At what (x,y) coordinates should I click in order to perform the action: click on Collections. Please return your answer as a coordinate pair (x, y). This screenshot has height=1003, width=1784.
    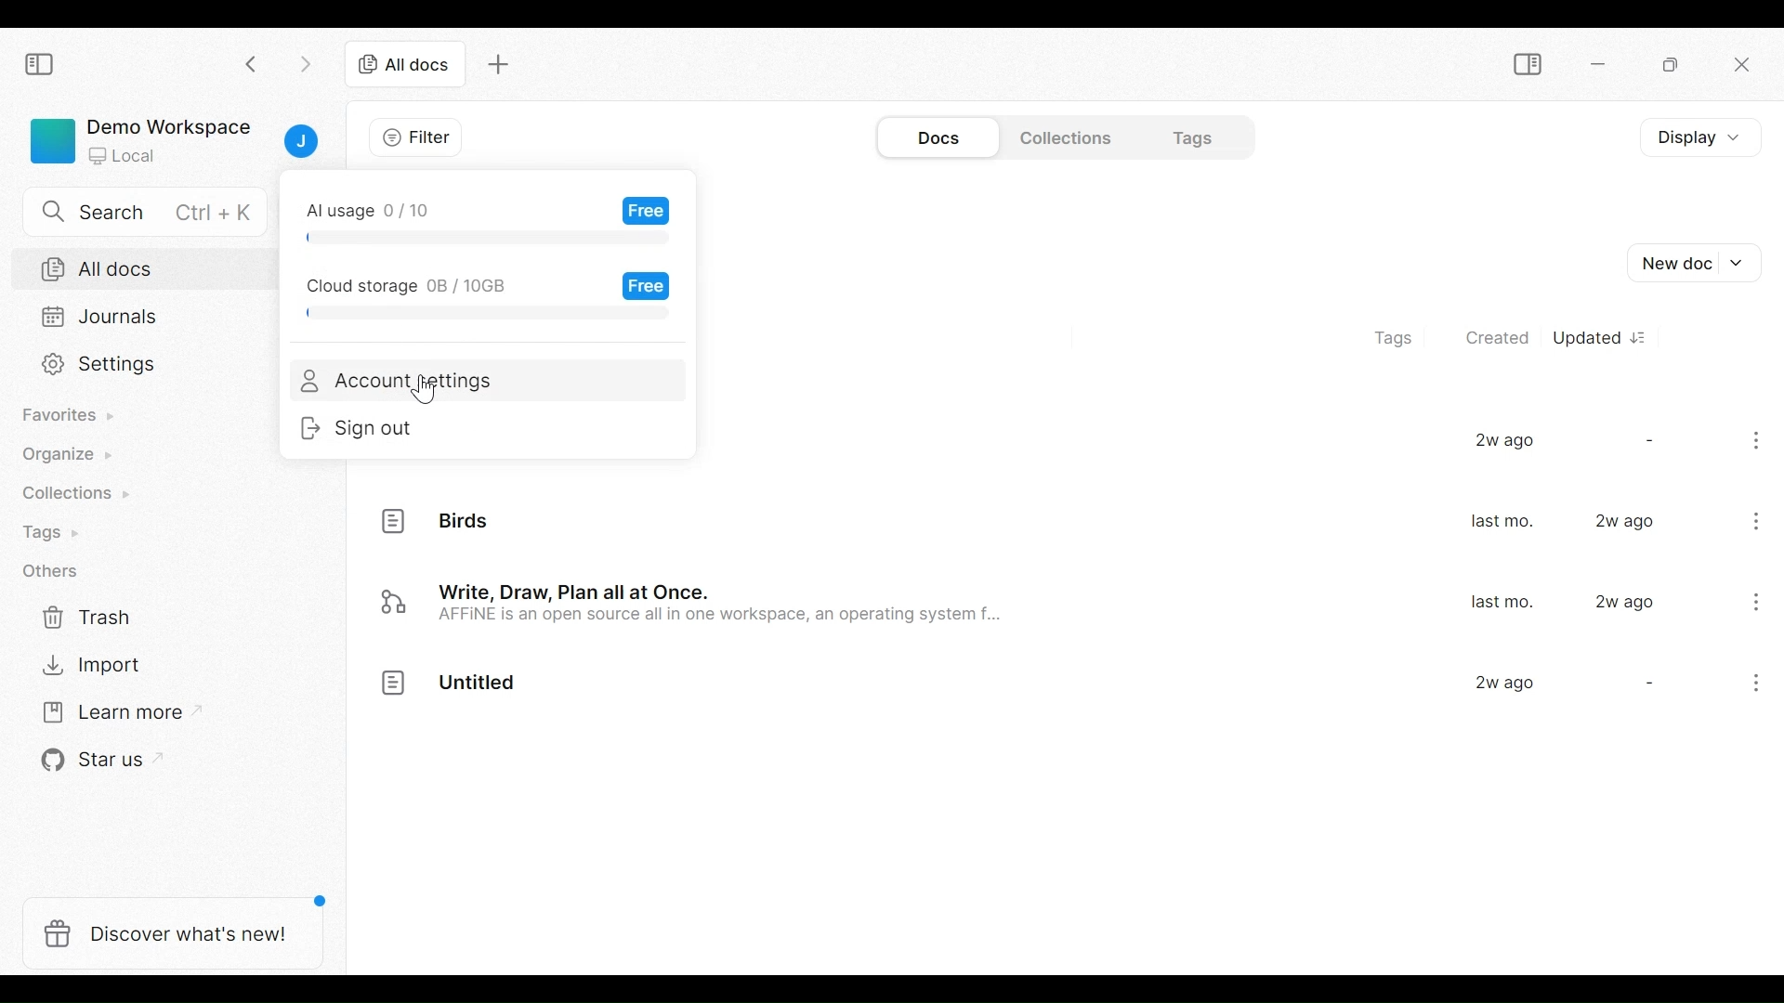
    Looking at the image, I should click on (1062, 137).